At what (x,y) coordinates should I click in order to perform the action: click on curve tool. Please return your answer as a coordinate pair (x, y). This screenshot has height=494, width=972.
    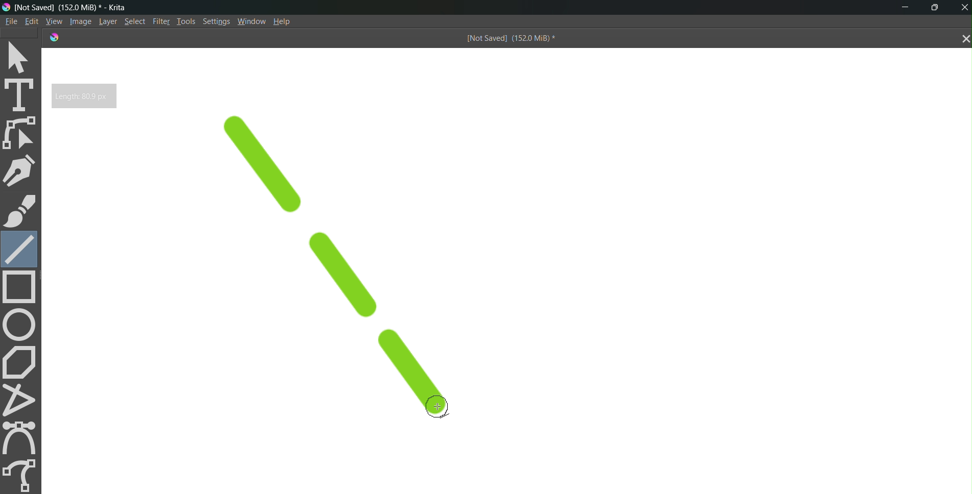
    Looking at the image, I should click on (23, 437).